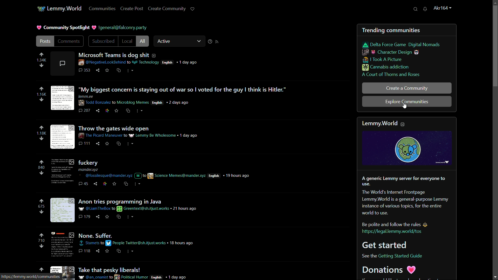 The height and width of the screenshot is (280, 498). Describe the element at coordinates (391, 75) in the screenshot. I see `a court of thorns and roses` at that location.